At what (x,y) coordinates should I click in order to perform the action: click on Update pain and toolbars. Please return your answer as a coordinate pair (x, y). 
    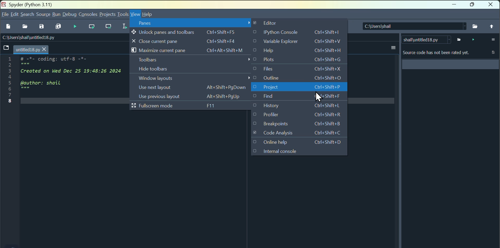
    Looking at the image, I should click on (183, 32).